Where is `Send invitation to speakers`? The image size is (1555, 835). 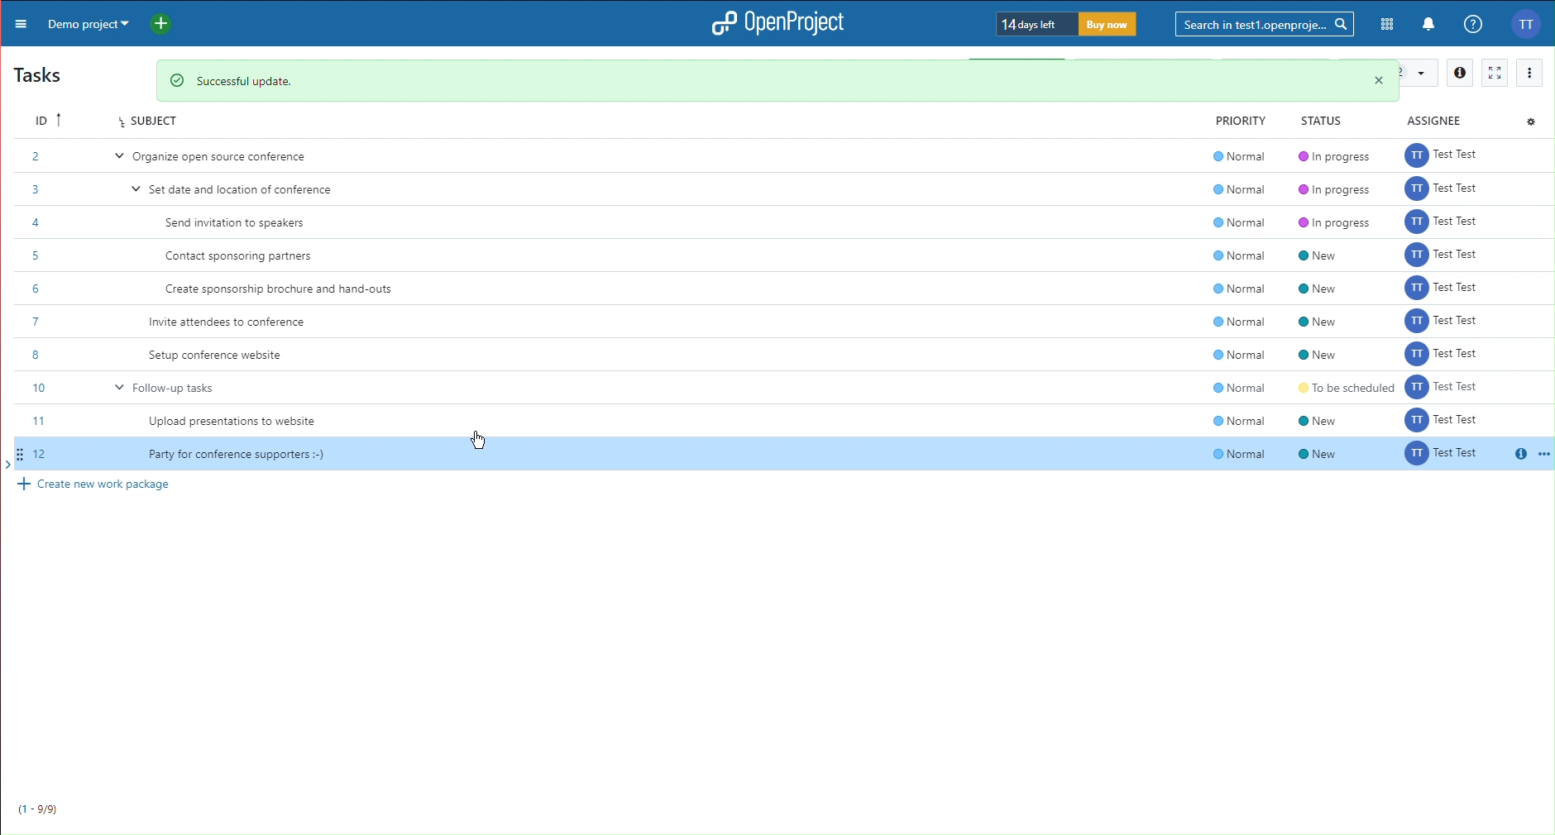
Send invitation to speakers is located at coordinates (236, 223).